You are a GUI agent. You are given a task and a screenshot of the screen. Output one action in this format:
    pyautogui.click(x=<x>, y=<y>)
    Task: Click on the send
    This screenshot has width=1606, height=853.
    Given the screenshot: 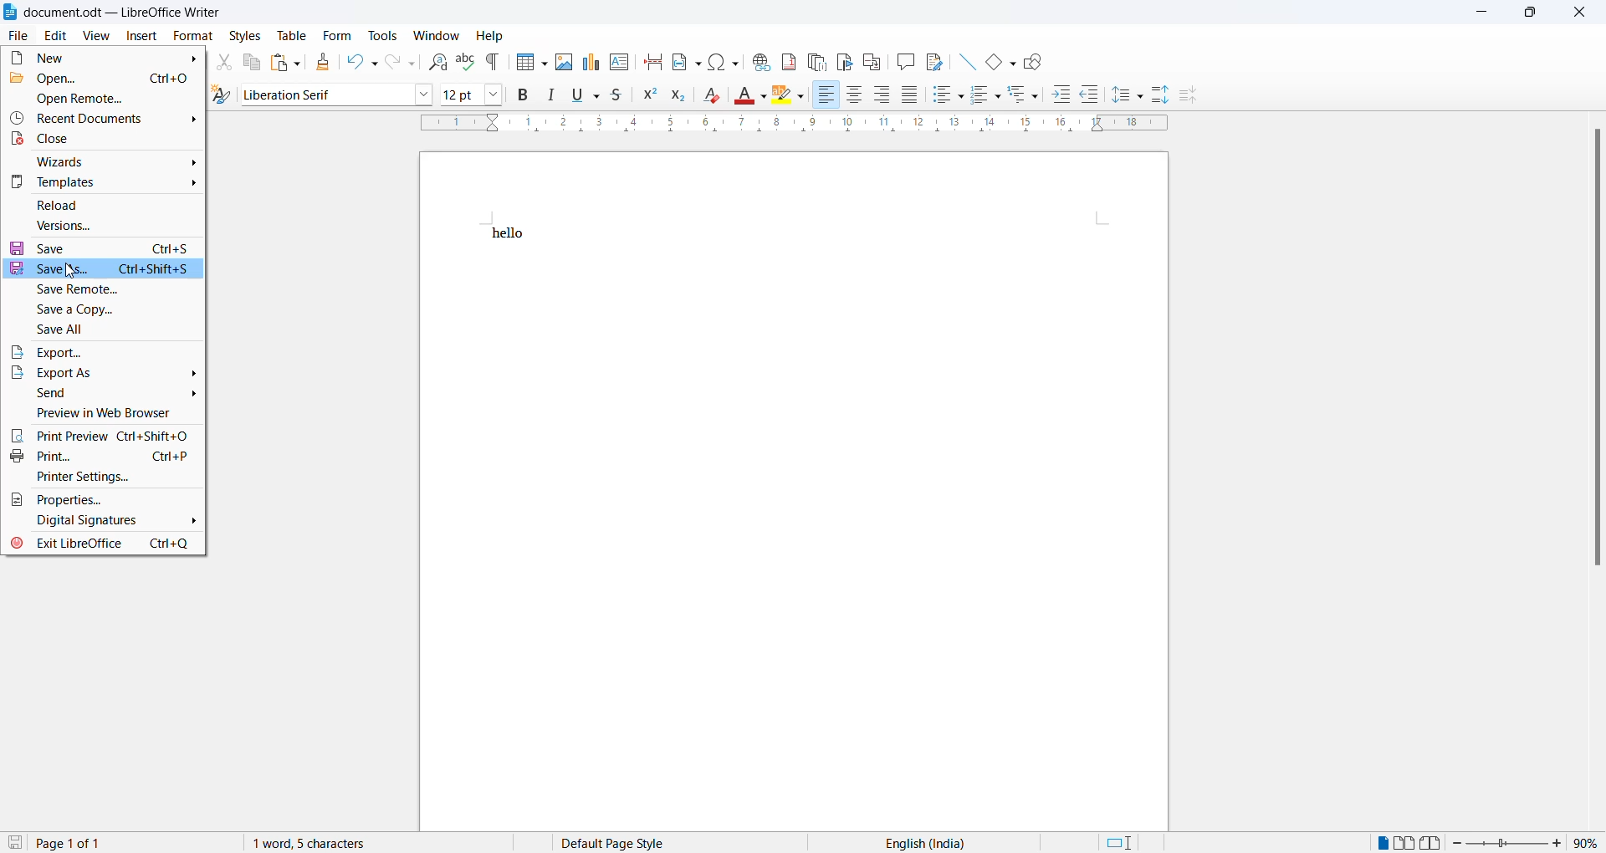 What is the action you would take?
    pyautogui.click(x=106, y=396)
    